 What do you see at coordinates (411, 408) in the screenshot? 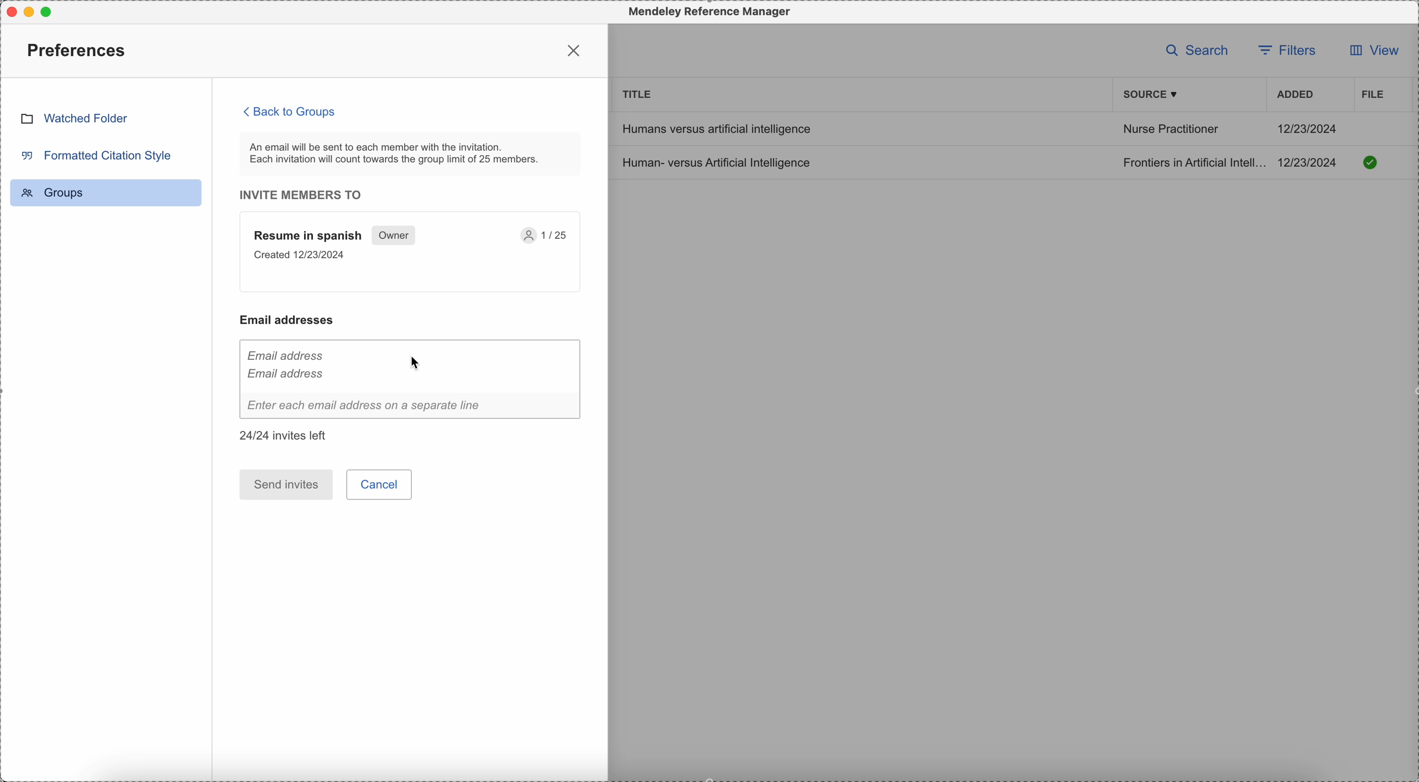
I see `enter each email address on a separate line` at bounding box center [411, 408].